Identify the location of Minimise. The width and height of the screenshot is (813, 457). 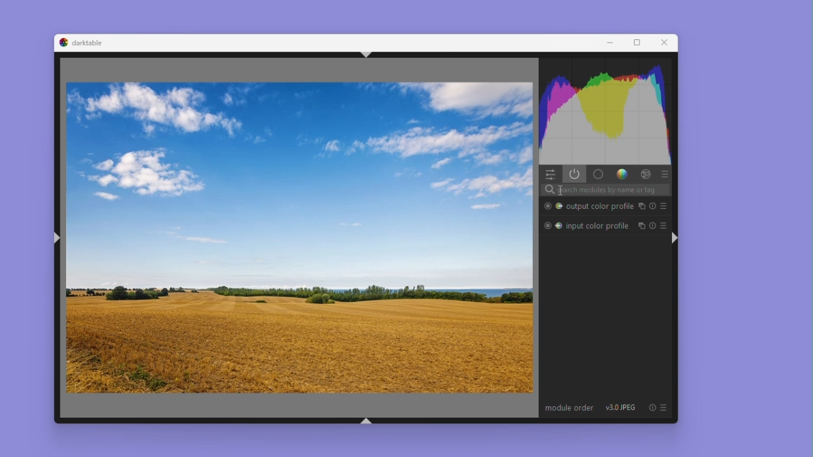
(615, 43).